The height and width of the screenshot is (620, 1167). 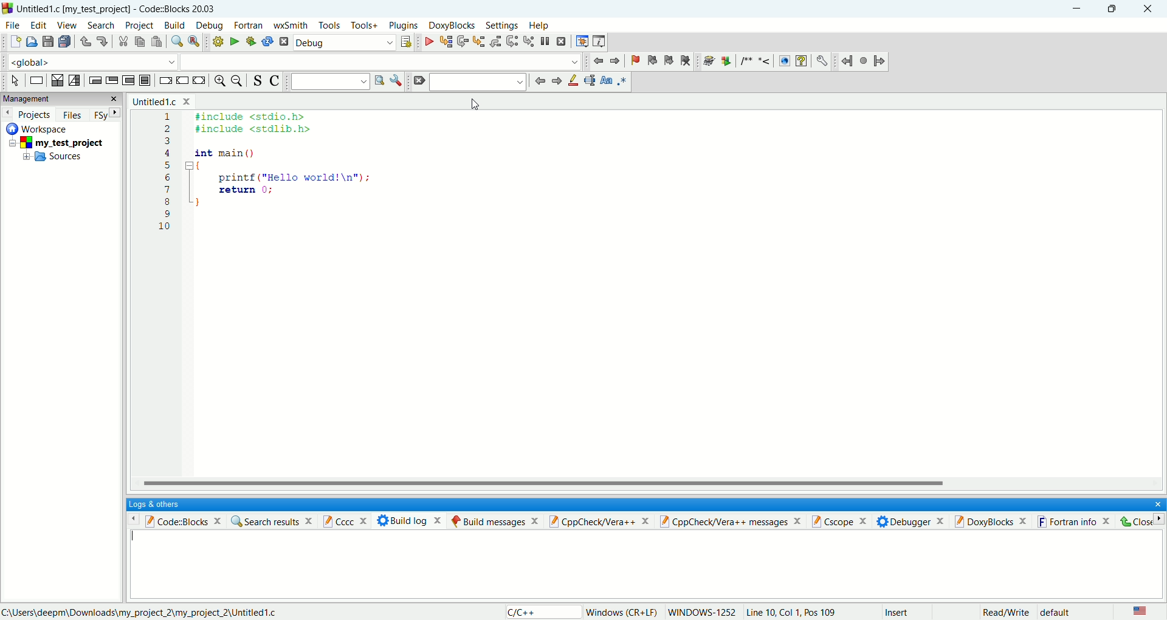 What do you see at coordinates (267, 41) in the screenshot?
I see `rebuild` at bounding box center [267, 41].